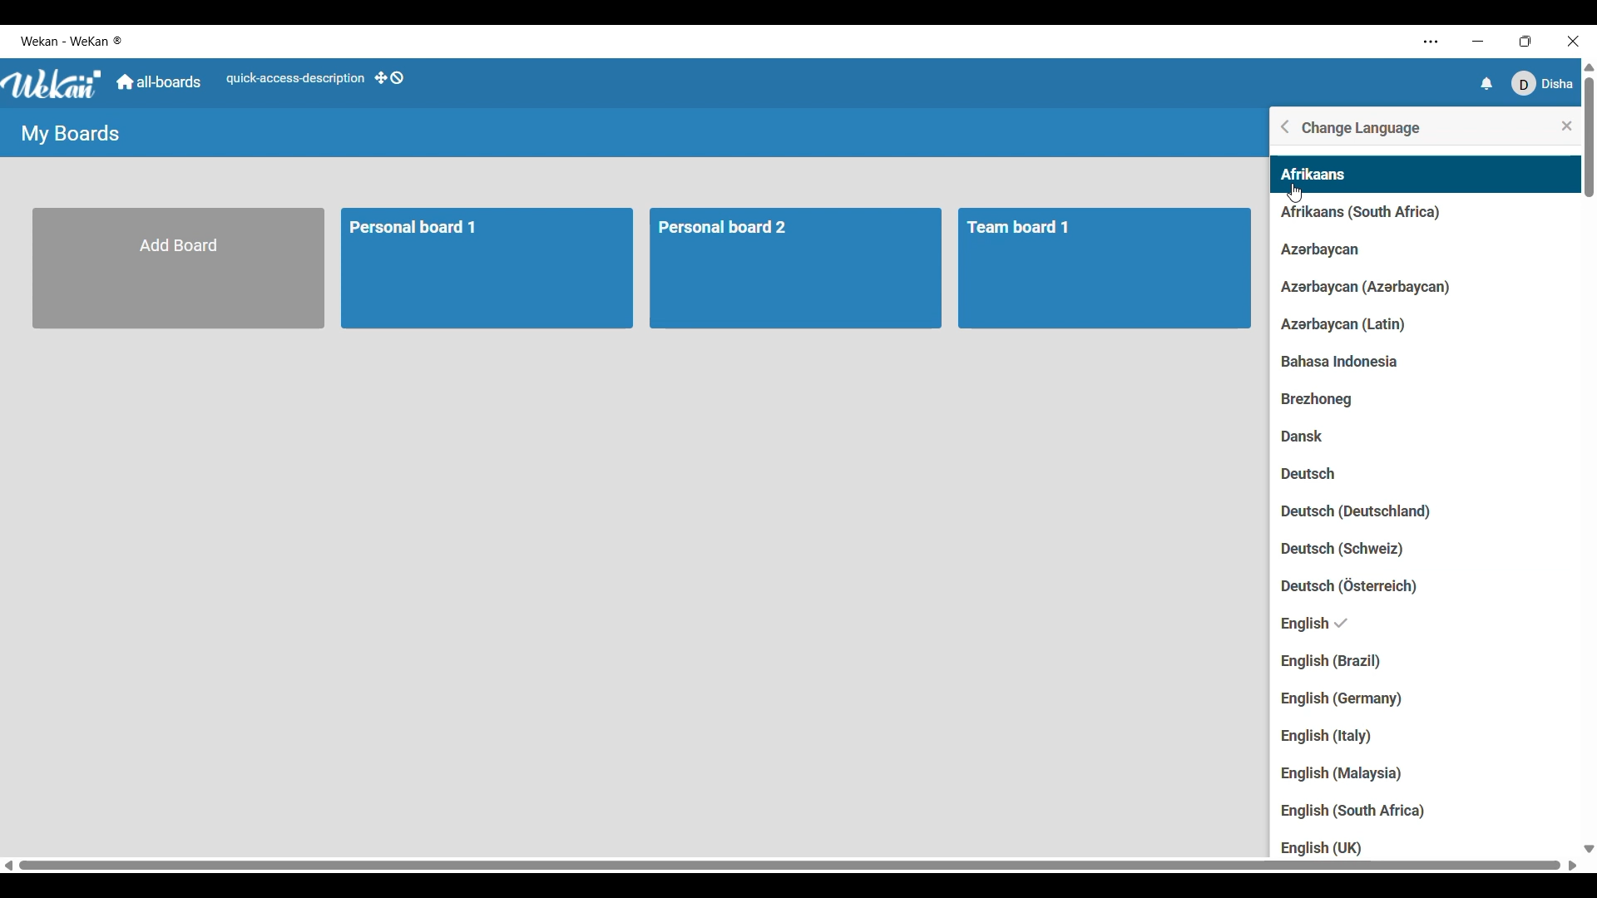 The width and height of the screenshot is (1597, 898). What do you see at coordinates (1327, 738) in the screenshot?
I see `English (Italy)` at bounding box center [1327, 738].